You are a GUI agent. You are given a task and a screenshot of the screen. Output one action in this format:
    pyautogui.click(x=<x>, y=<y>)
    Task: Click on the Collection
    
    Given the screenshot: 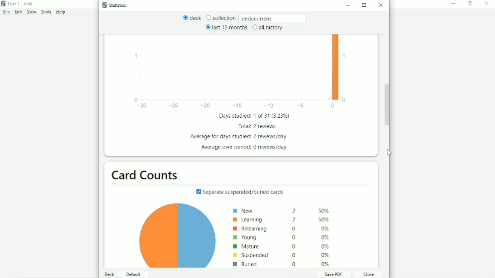 What is the action you would take?
    pyautogui.click(x=221, y=18)
    